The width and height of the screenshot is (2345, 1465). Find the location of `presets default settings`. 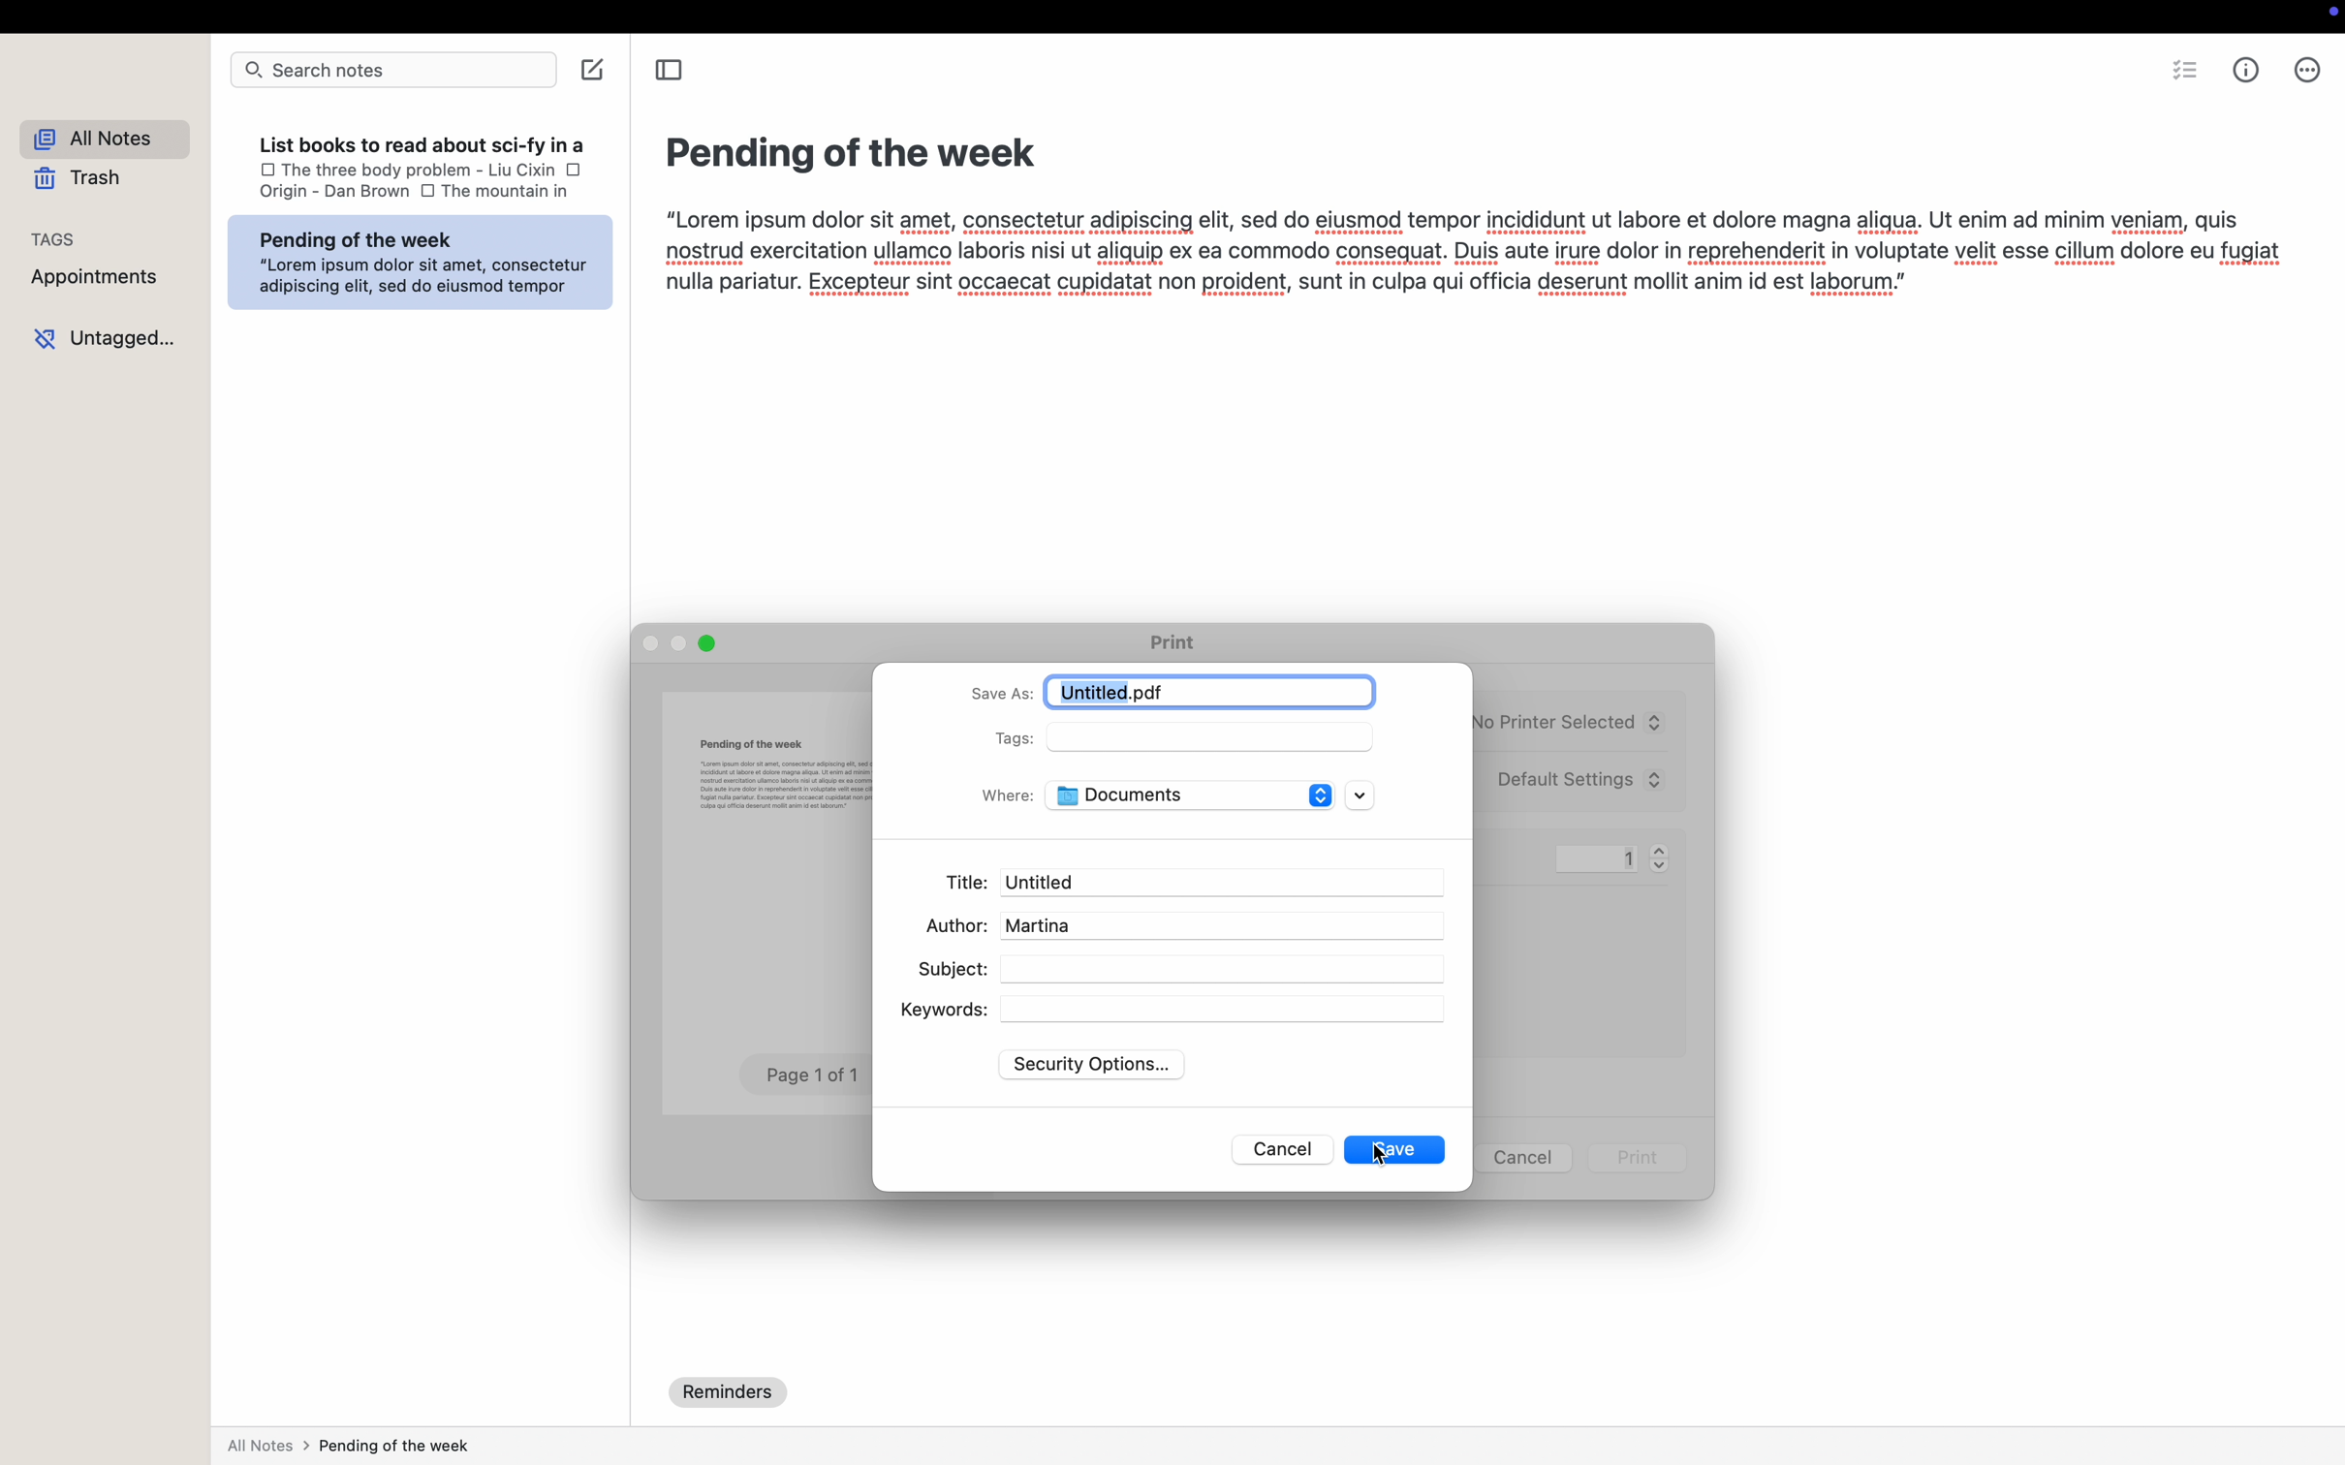

presets default settings is located at coordinates (1579, 782).